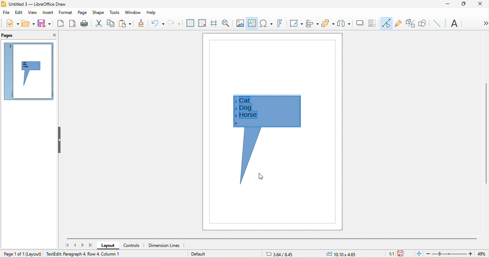 This screenshot has height=258, width=489. I want to click on gluepoint function, so click(398, 24).